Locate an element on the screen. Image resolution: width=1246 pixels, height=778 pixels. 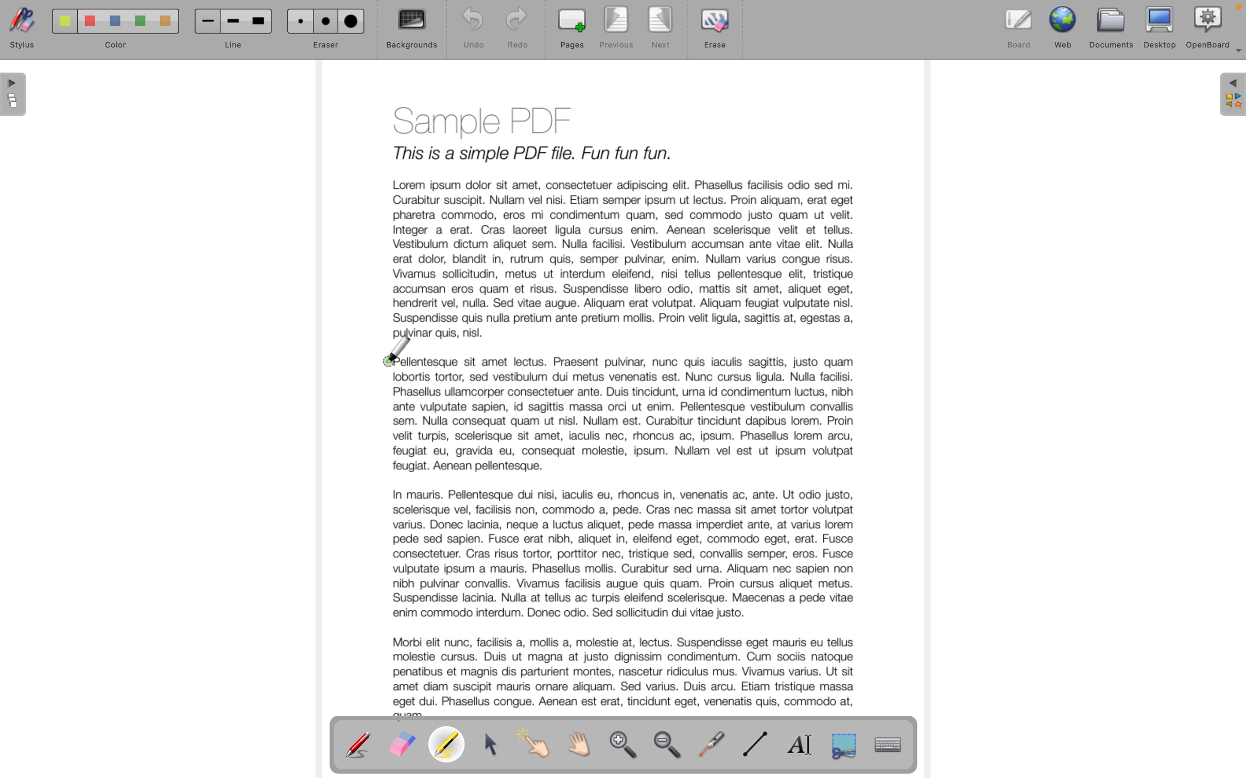
eraser is located at coordinates (402, 745).